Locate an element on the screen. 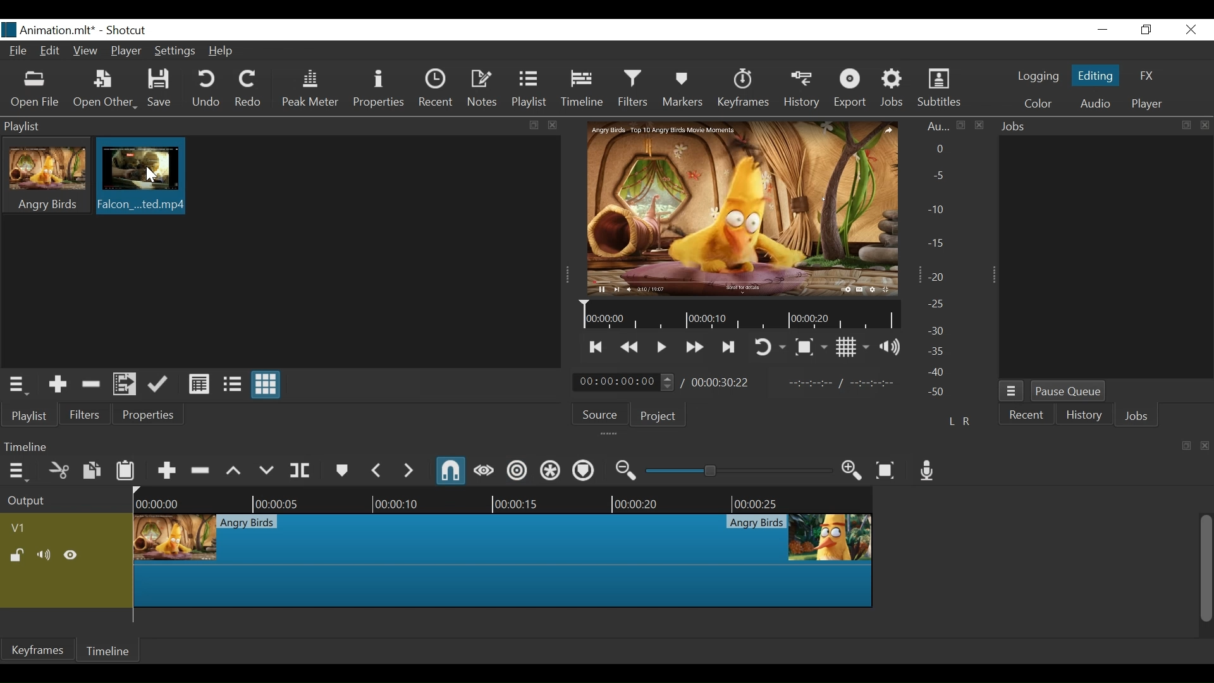 This screenshot has width=1214, height=683. View is located at coordinates (86, 51).